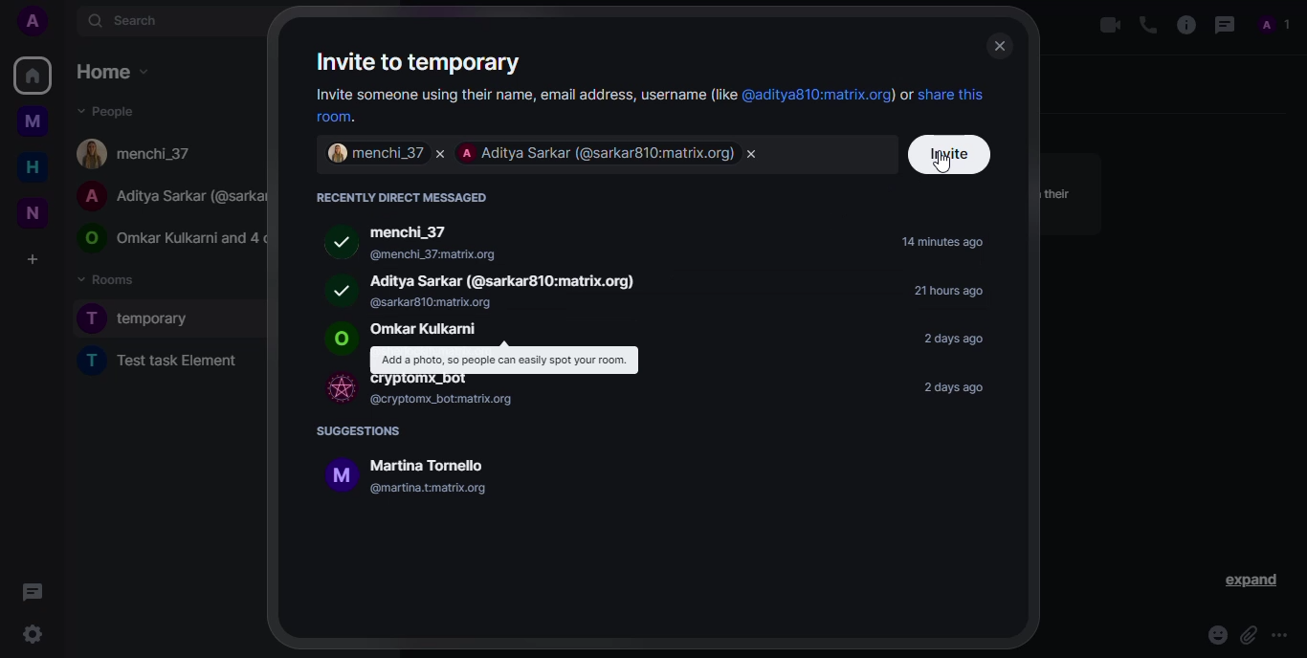 This screenshot has width=1307, height=658. What do you see at coordinates (105, 110) in the screenshot?
I see `people` at bounding box center [105, 110].